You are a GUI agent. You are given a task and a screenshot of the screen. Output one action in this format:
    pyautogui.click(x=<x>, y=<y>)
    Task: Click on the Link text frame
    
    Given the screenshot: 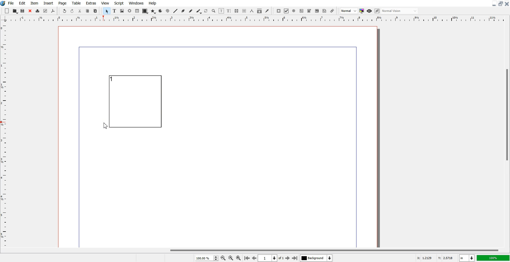 What is the action you would take?
    pyautogui.click(x=237, y=11)
    